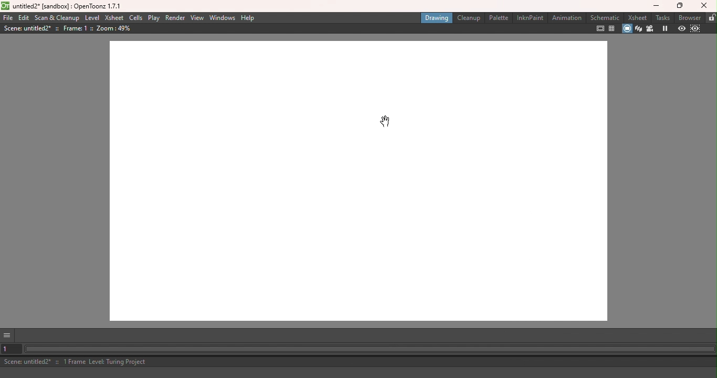 The image size is (717, 378). What do you see at coordinates (10, 350) in the screenshot?
I see `Set the current frame` at bounding box center [10, 350].